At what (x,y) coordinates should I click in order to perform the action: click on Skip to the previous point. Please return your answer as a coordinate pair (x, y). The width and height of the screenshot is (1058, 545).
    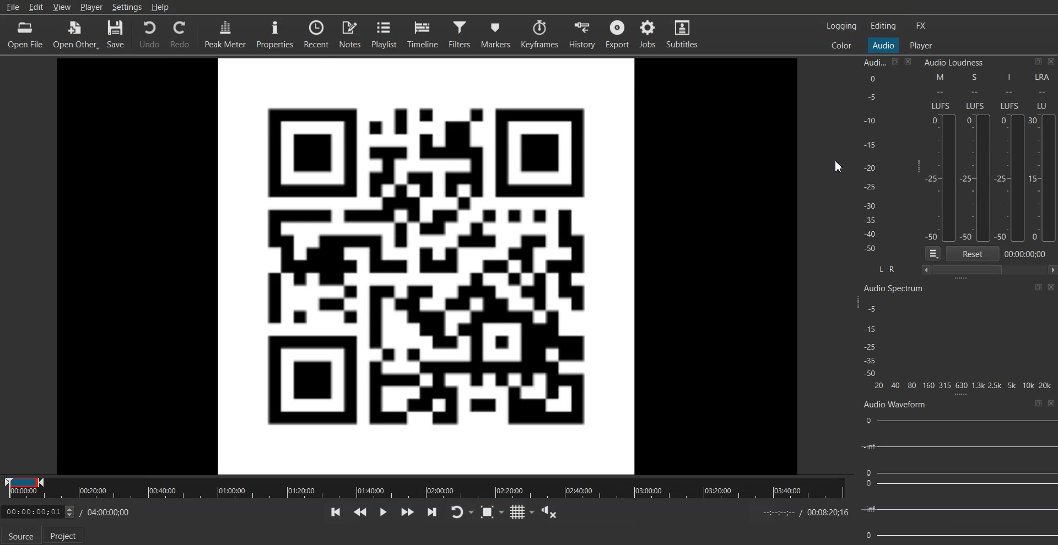
    Looking at the image, I should click on (334, 512).